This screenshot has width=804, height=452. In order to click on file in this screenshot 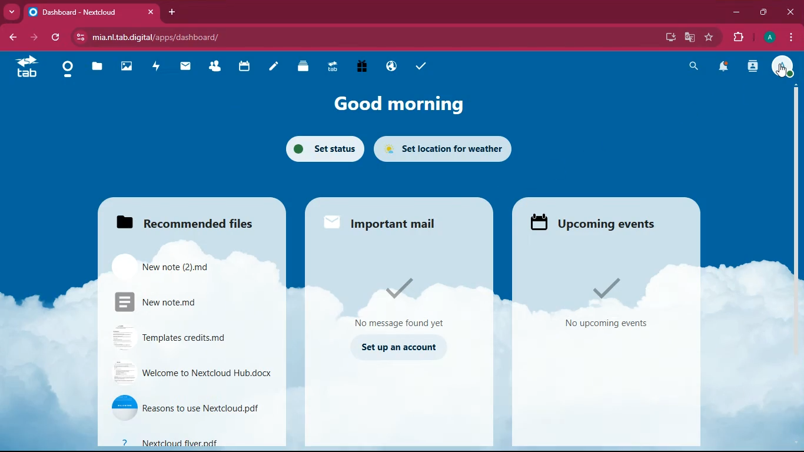, I will do `click(191, 338)`.